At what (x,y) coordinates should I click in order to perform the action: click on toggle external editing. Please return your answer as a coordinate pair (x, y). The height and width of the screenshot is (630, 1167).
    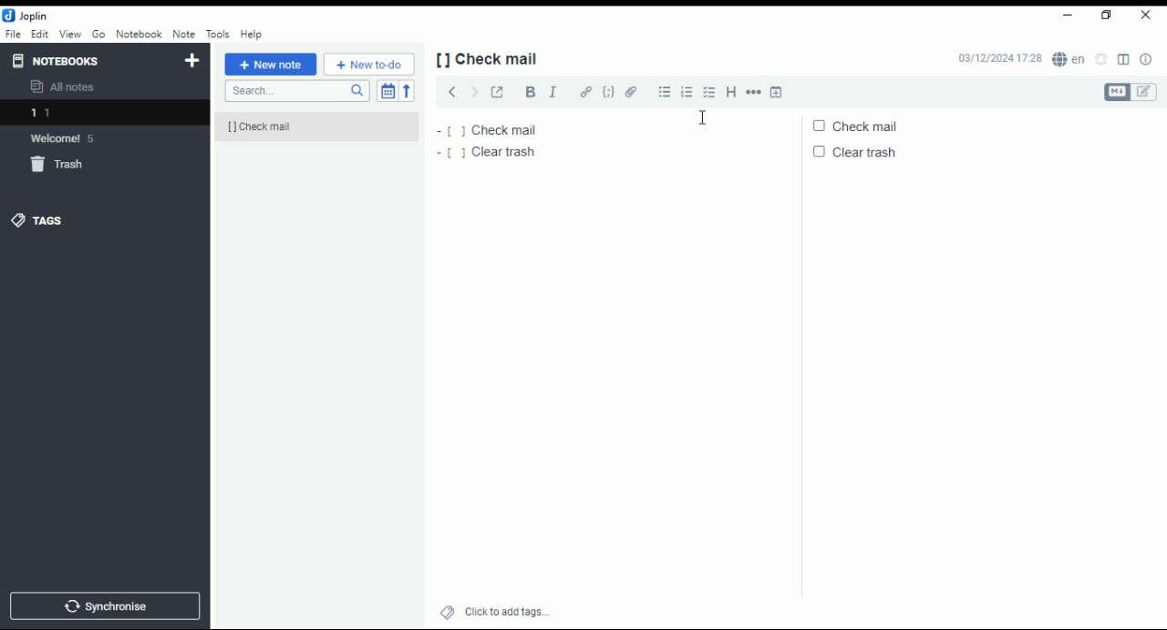
    Looking at the image, I should click on (497, 92).